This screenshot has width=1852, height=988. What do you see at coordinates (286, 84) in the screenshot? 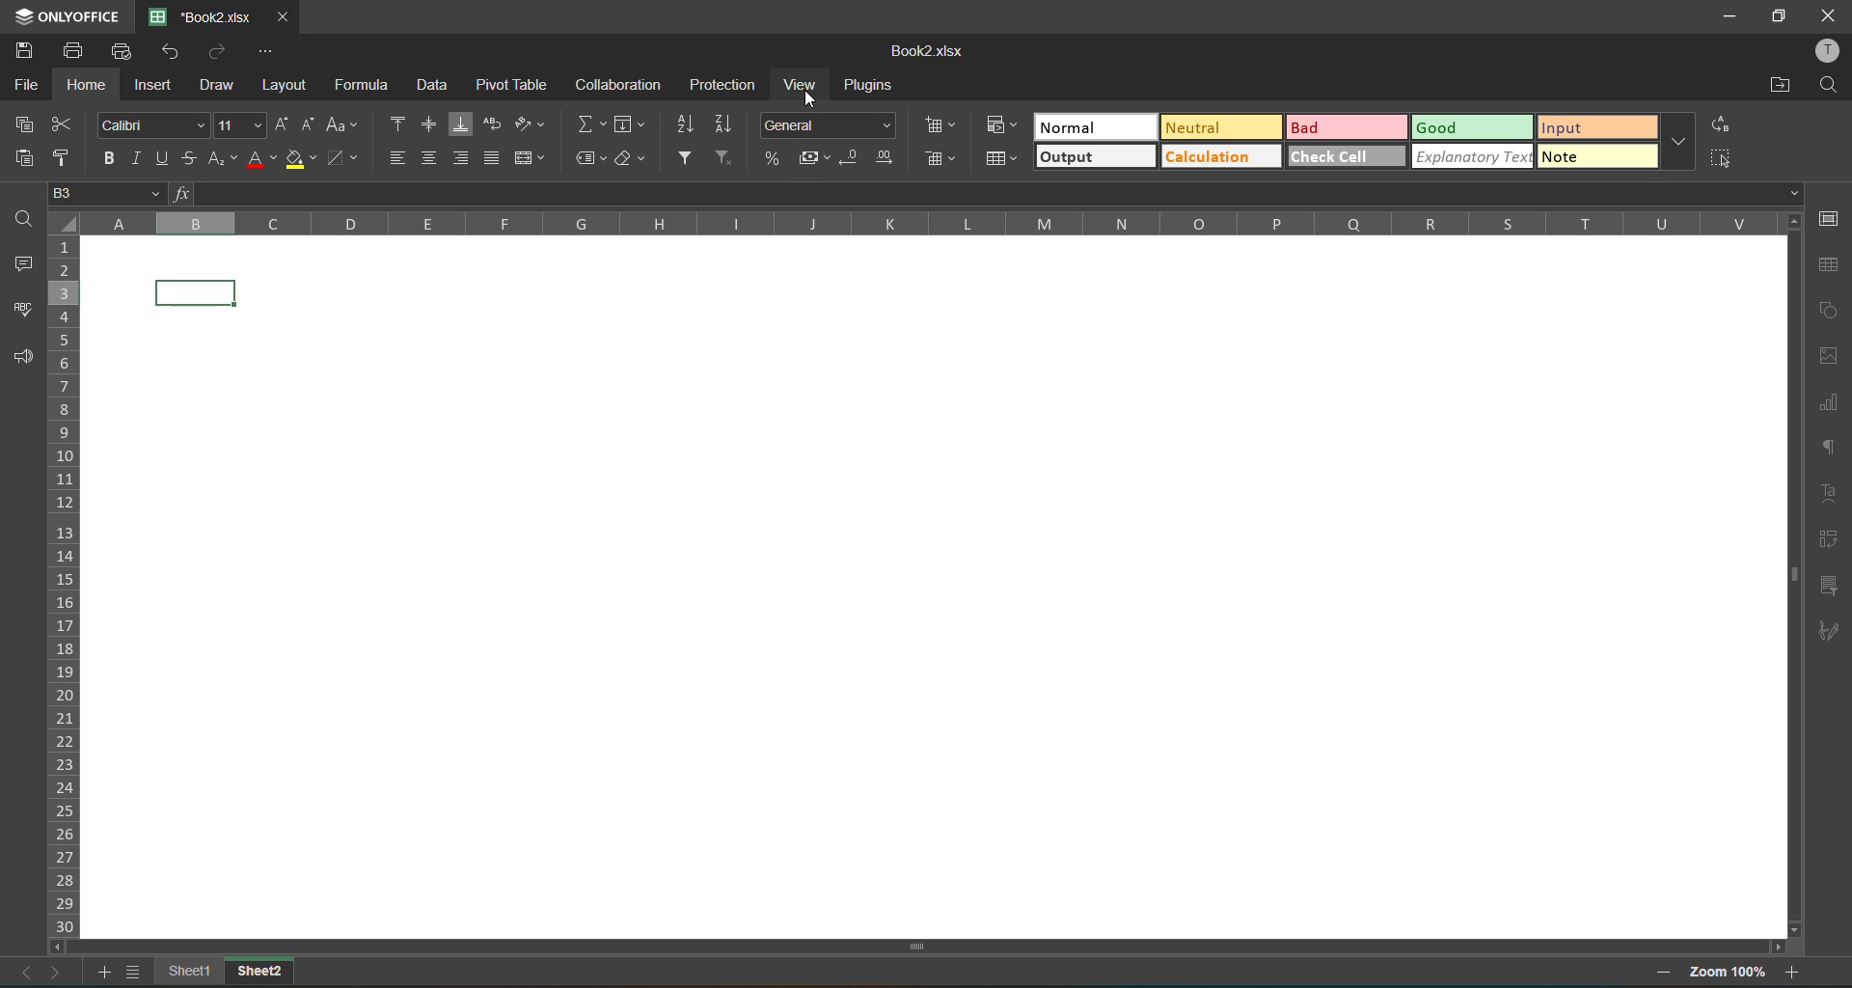
I see `layout` at bounding box center [286, 84].